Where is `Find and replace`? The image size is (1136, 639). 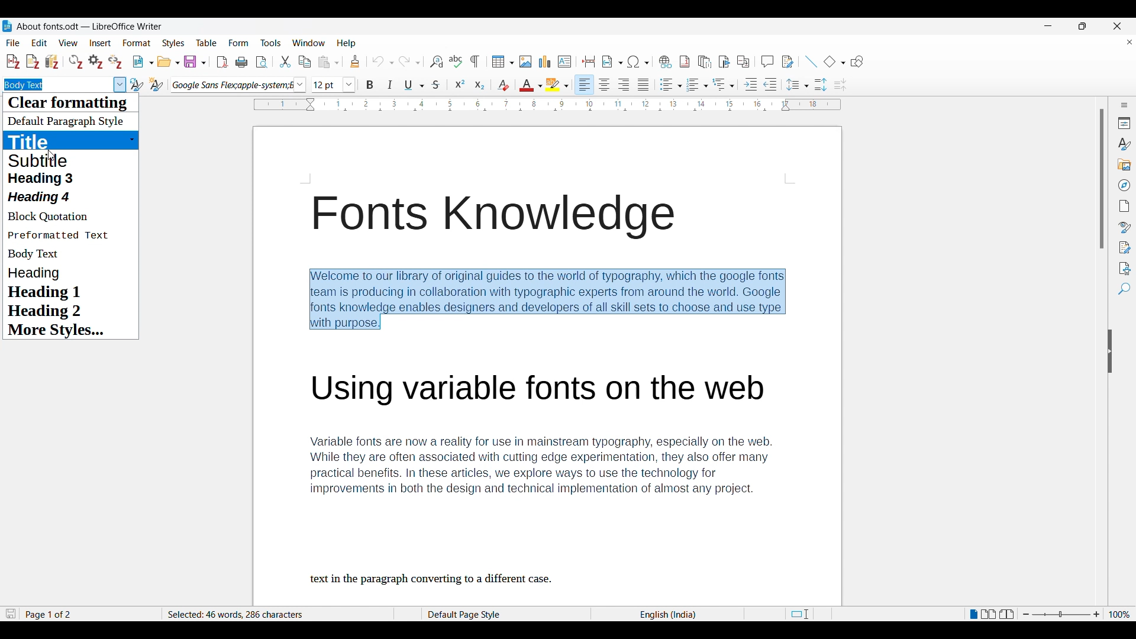
Find and replace is located at coordinates (437, 62).